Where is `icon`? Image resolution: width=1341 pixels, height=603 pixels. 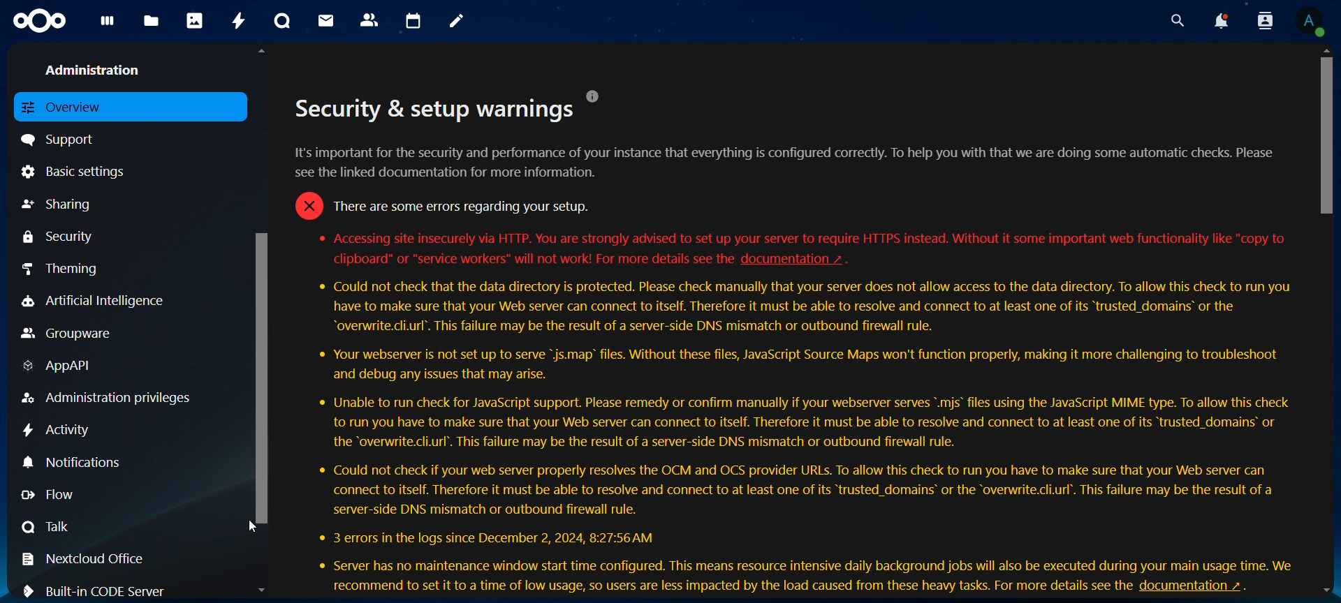
icon is located at coordinates (41, 22).